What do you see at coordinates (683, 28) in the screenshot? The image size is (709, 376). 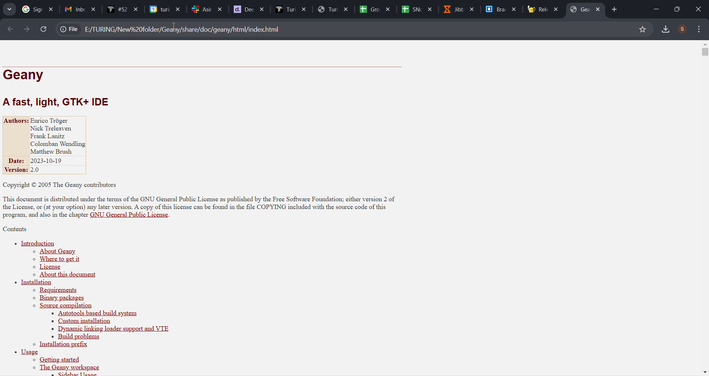 I see `user` at bounding box center [683, 28].